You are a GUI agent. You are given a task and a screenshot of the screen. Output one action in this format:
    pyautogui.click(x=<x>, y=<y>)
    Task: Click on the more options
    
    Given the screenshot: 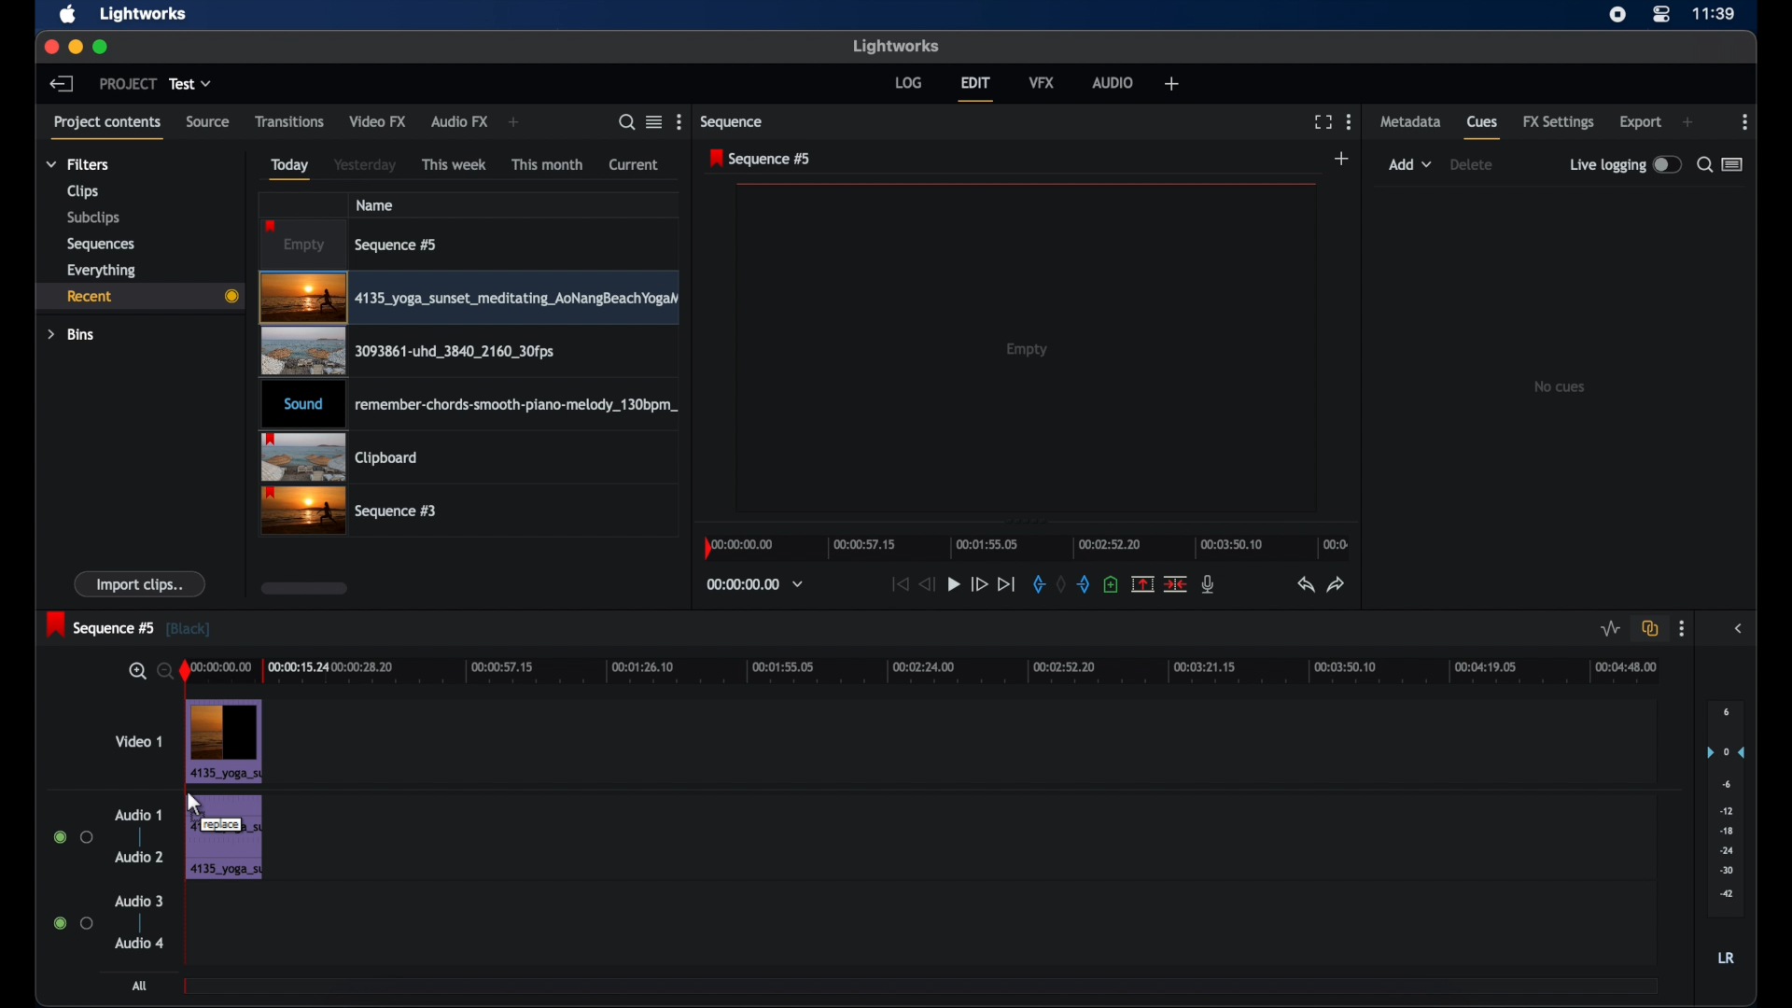 What is the action you would take?
    pyautogui.click(x=1682, y=630)
    